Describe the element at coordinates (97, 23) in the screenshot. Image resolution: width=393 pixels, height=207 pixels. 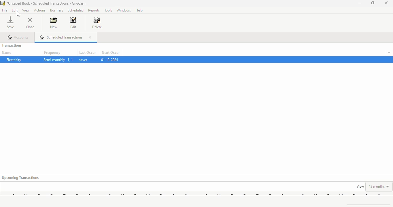
I see `delete` at that location.